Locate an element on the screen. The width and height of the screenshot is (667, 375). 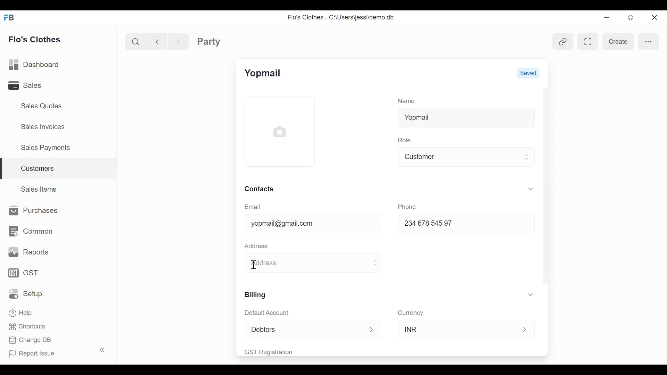
Toggle between form and full width view is located at coordinates (587, 41).